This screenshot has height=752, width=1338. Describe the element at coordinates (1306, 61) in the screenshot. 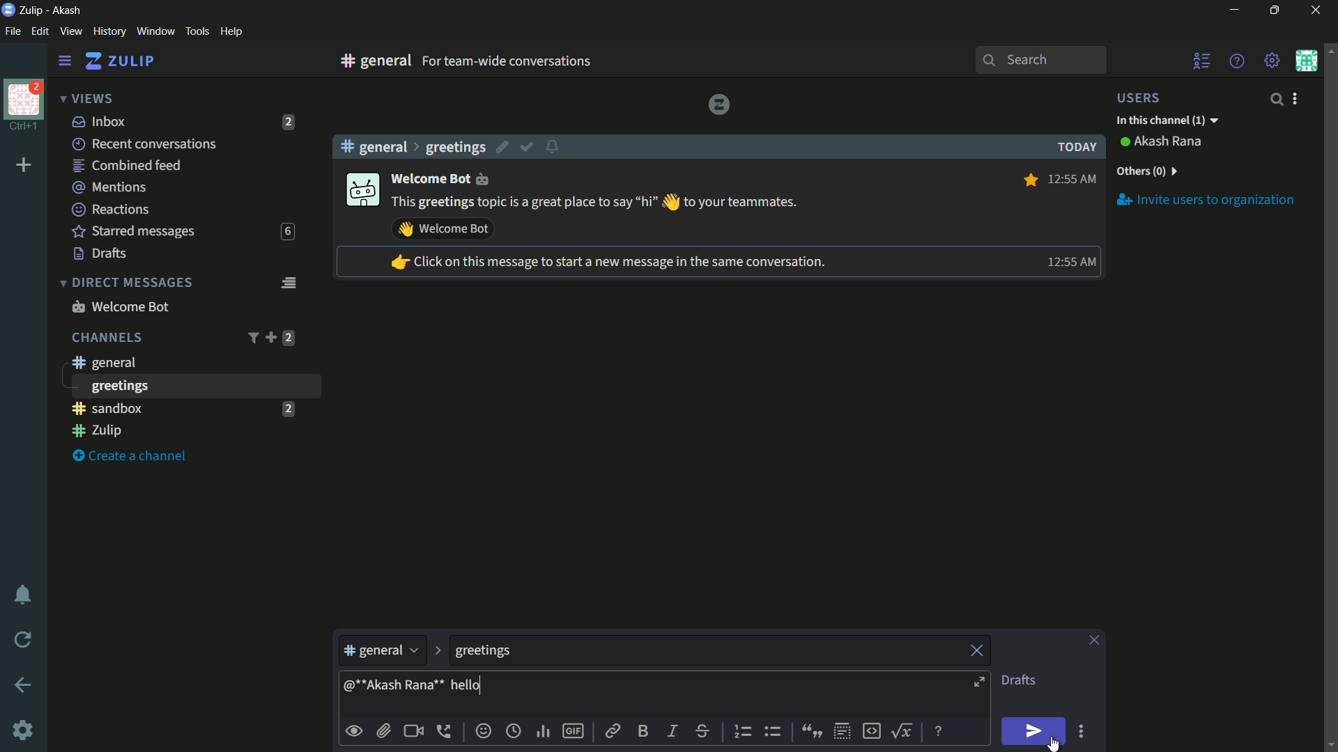

I see `personal menu` at that location.